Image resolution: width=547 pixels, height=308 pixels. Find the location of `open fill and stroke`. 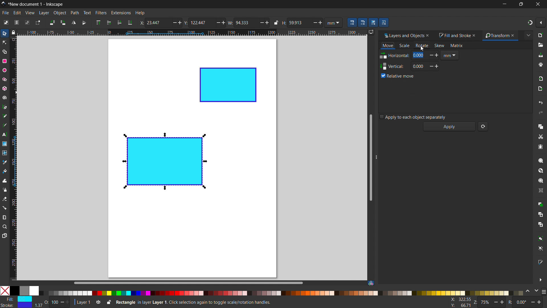

open fill and stroke is located at coordinates (541, 262).